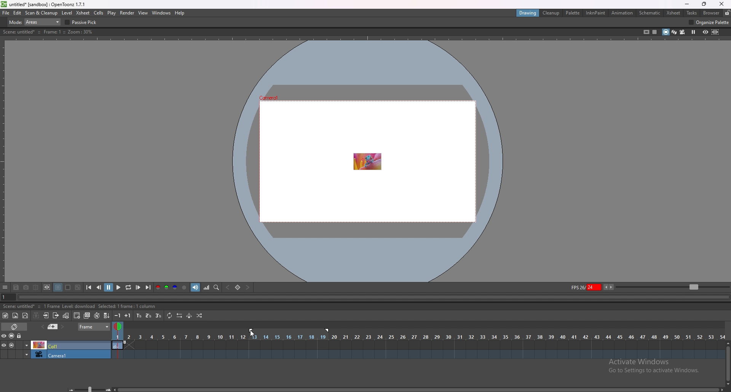 The image size is (731, 392). Describe the element at coordinates (6, 13) in the screenshot. I see `file` at that location.